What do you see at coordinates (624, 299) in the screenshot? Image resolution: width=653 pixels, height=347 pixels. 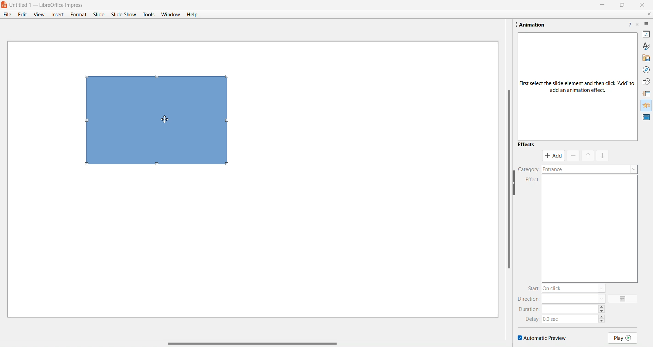 I see `options` at bounding box center [624, 299].